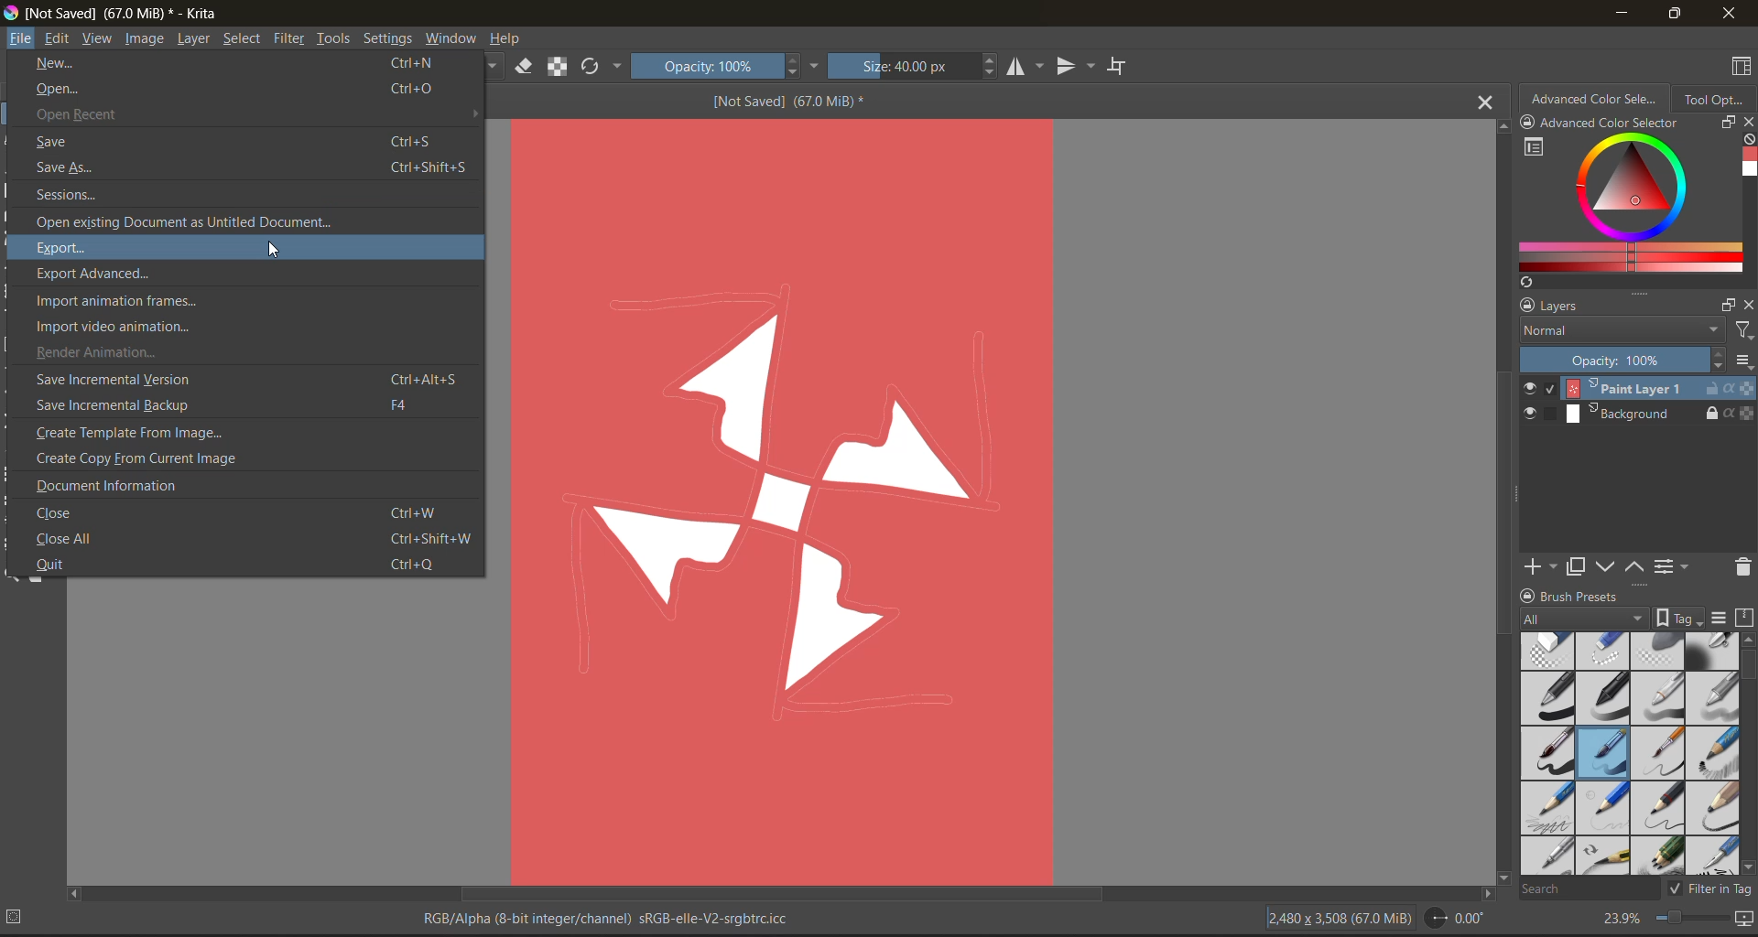 Image resolution: width=1758 pixels, height=937 pixels. I want to click on normal, so click(1623, 336).